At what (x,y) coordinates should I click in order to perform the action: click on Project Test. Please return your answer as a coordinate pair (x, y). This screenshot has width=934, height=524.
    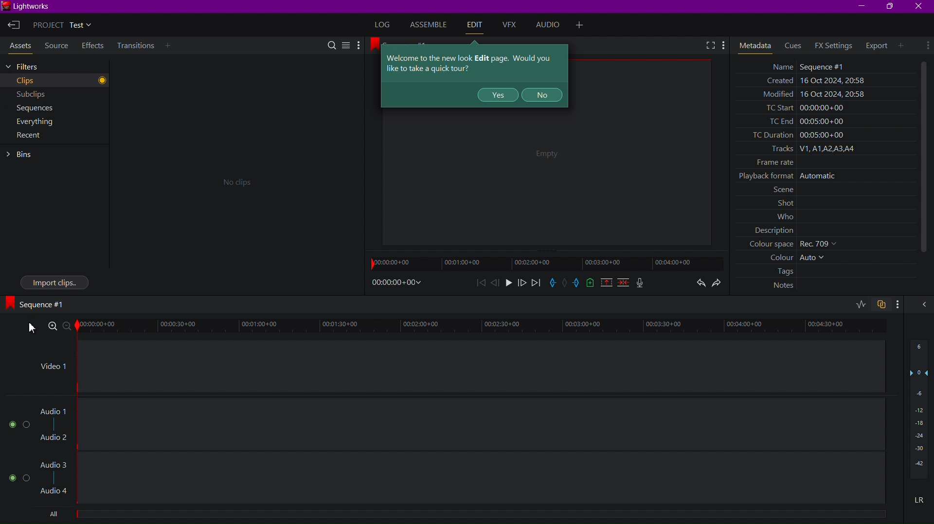
    Looking at the image, I should click on (64, 23).